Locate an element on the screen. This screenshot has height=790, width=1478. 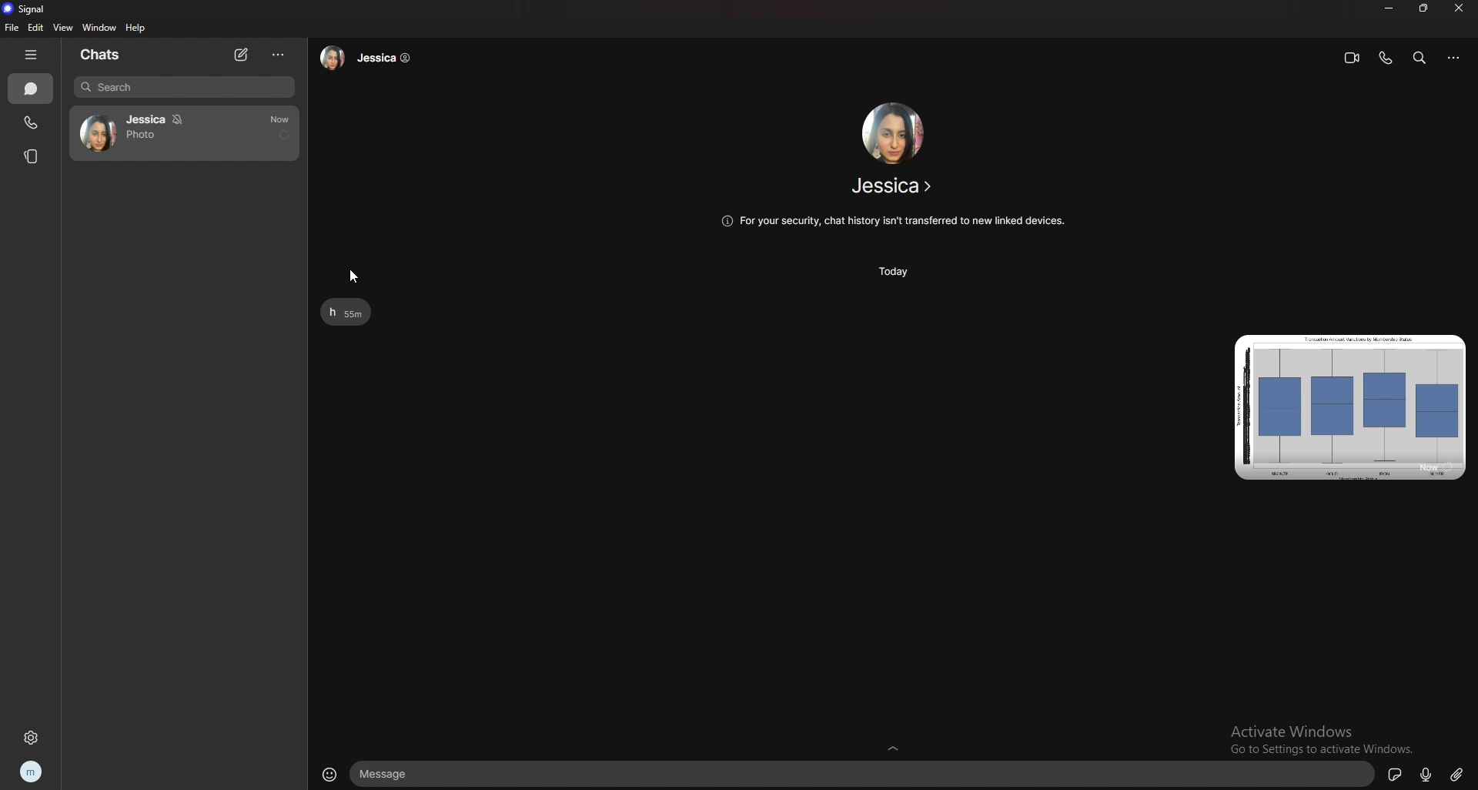
contact photo is located at coordinates (894, 133).